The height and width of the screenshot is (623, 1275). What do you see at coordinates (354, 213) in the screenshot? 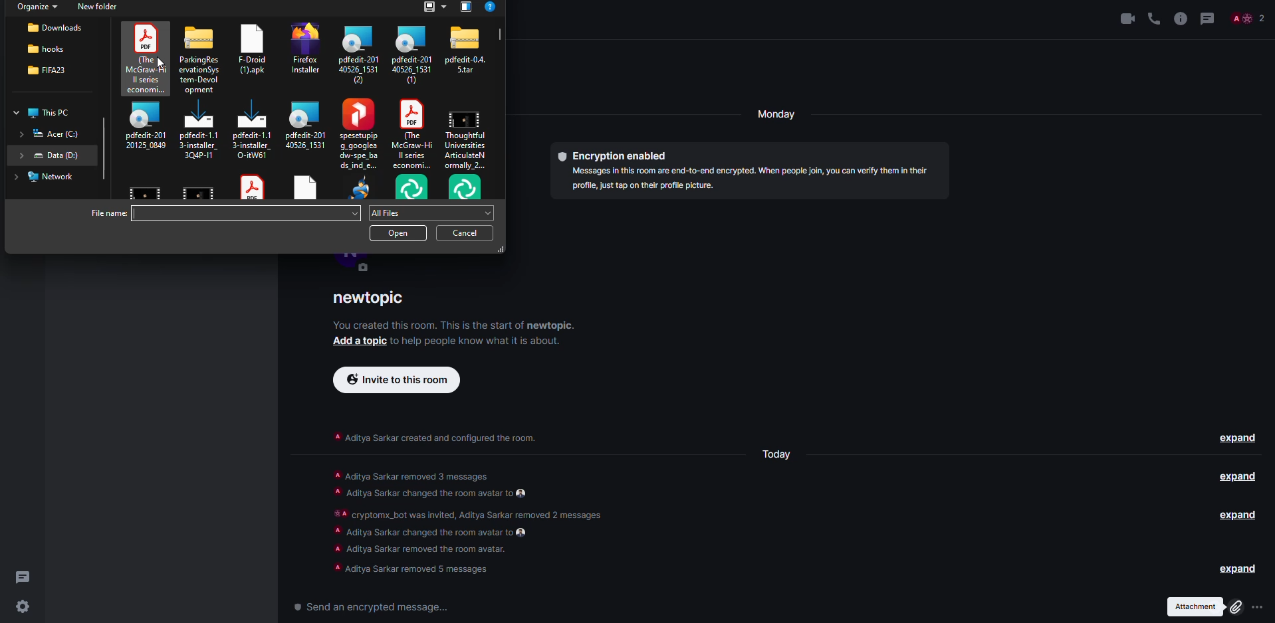
I see `drop down` at bounding box center [354, 213].